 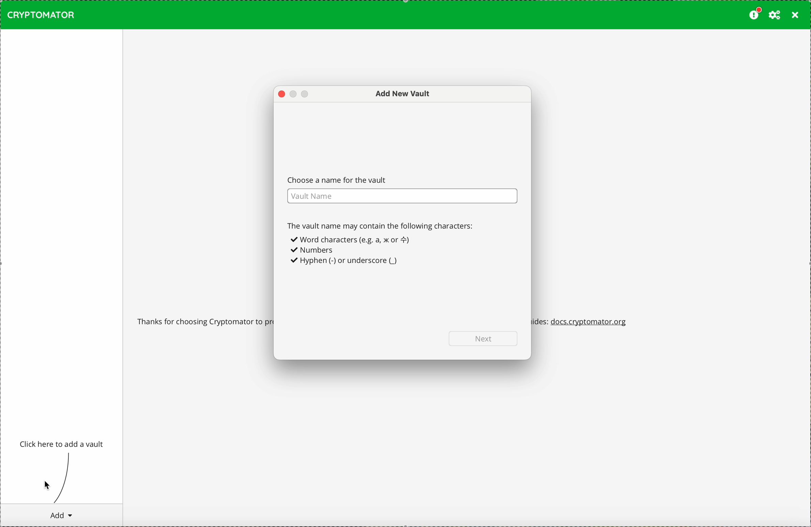 I want to click on preferences, so click(x=775, y=15).